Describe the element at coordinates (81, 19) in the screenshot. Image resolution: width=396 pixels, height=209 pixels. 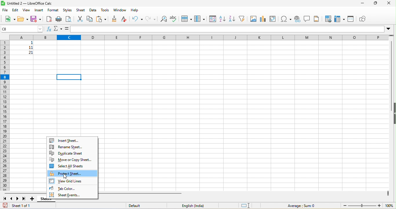
I see `cut` at that location.